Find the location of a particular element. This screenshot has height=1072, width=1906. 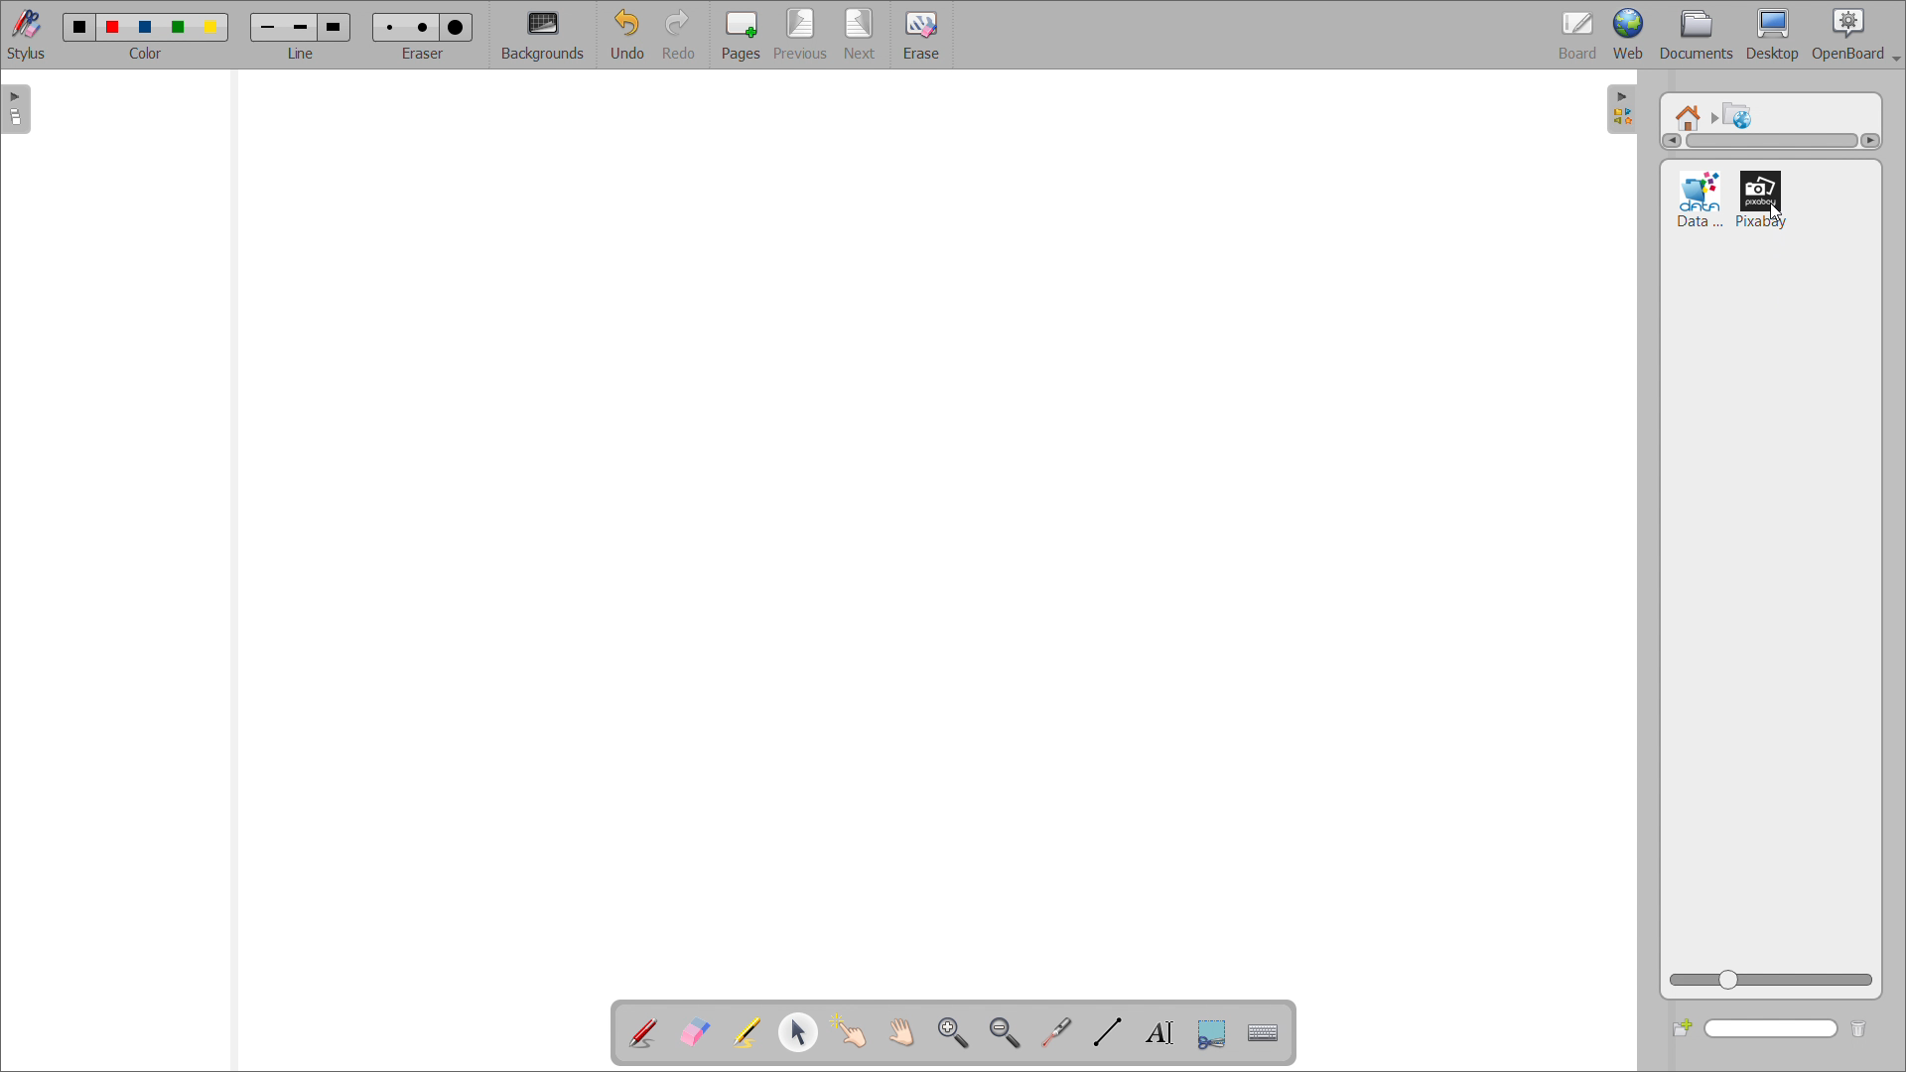

board space is located at coordinates (920, 529).